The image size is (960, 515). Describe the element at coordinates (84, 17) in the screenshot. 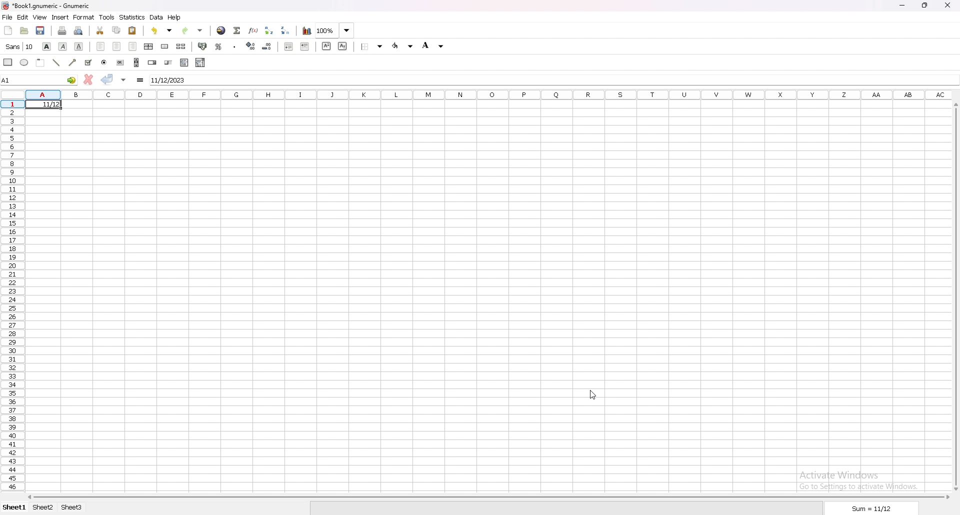

I see `format` at that location.